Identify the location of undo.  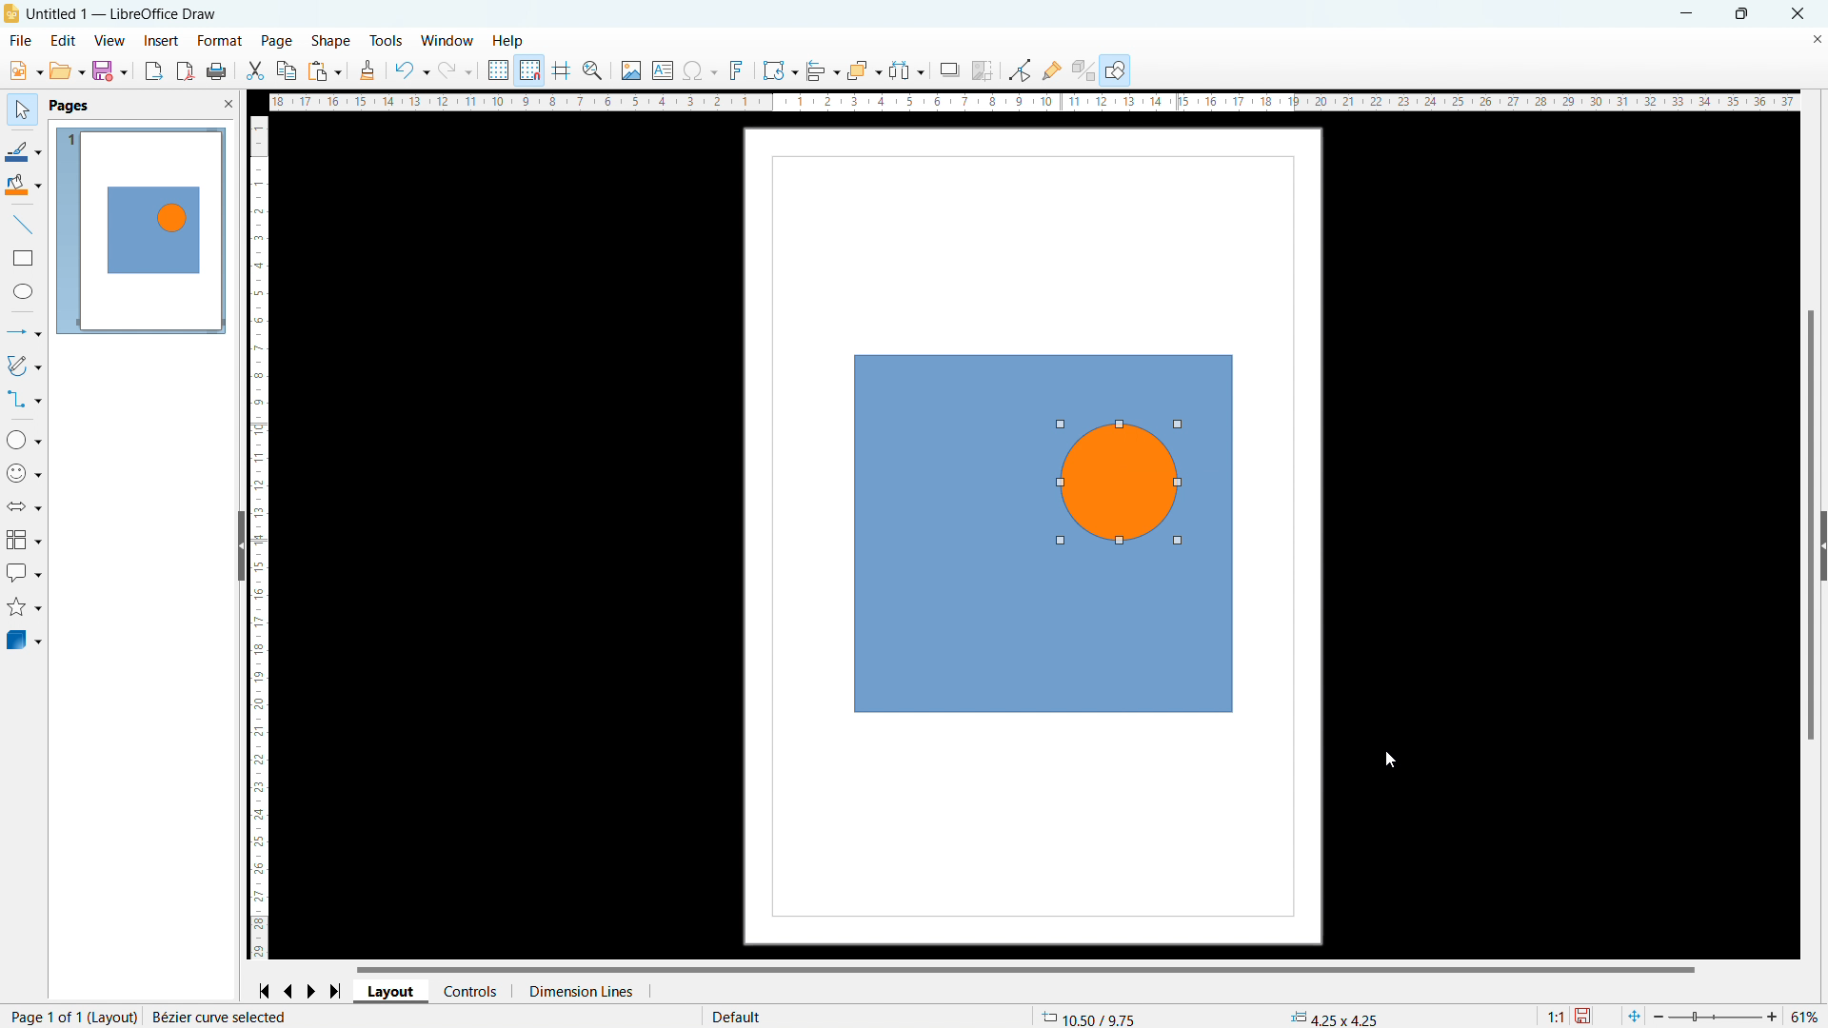
(411, 69).